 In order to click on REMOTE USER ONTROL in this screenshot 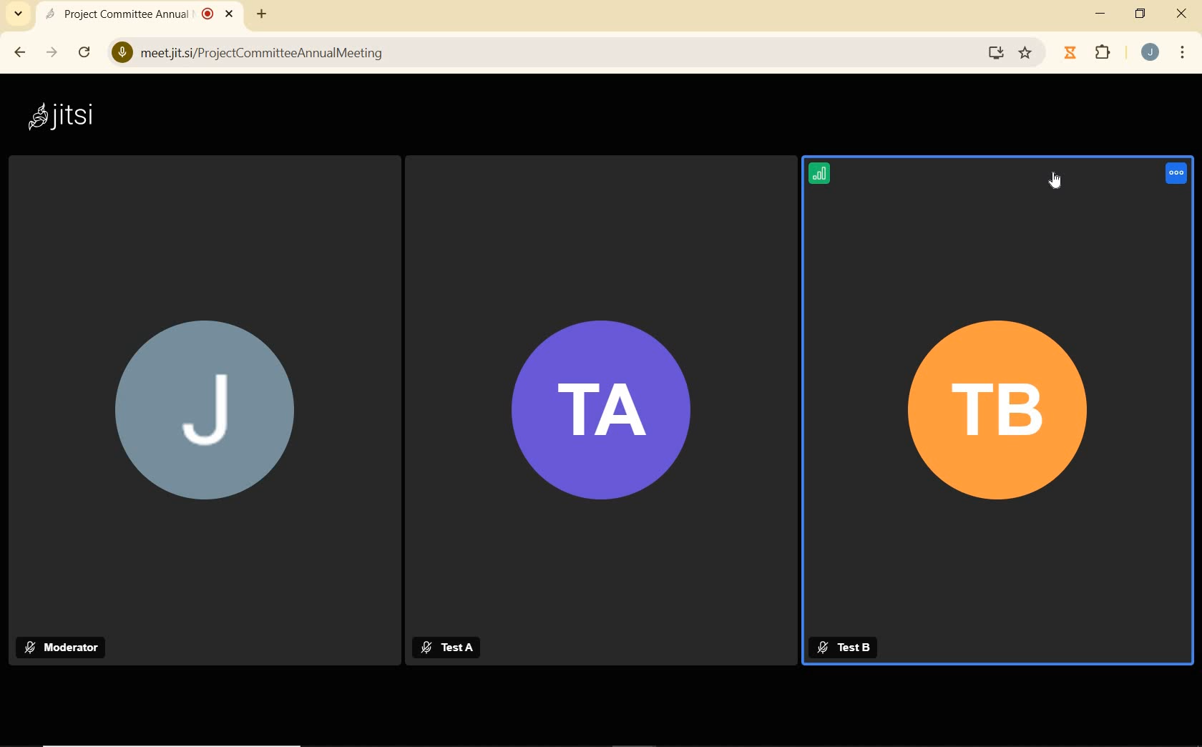, I will do `click(1178, 176)`.